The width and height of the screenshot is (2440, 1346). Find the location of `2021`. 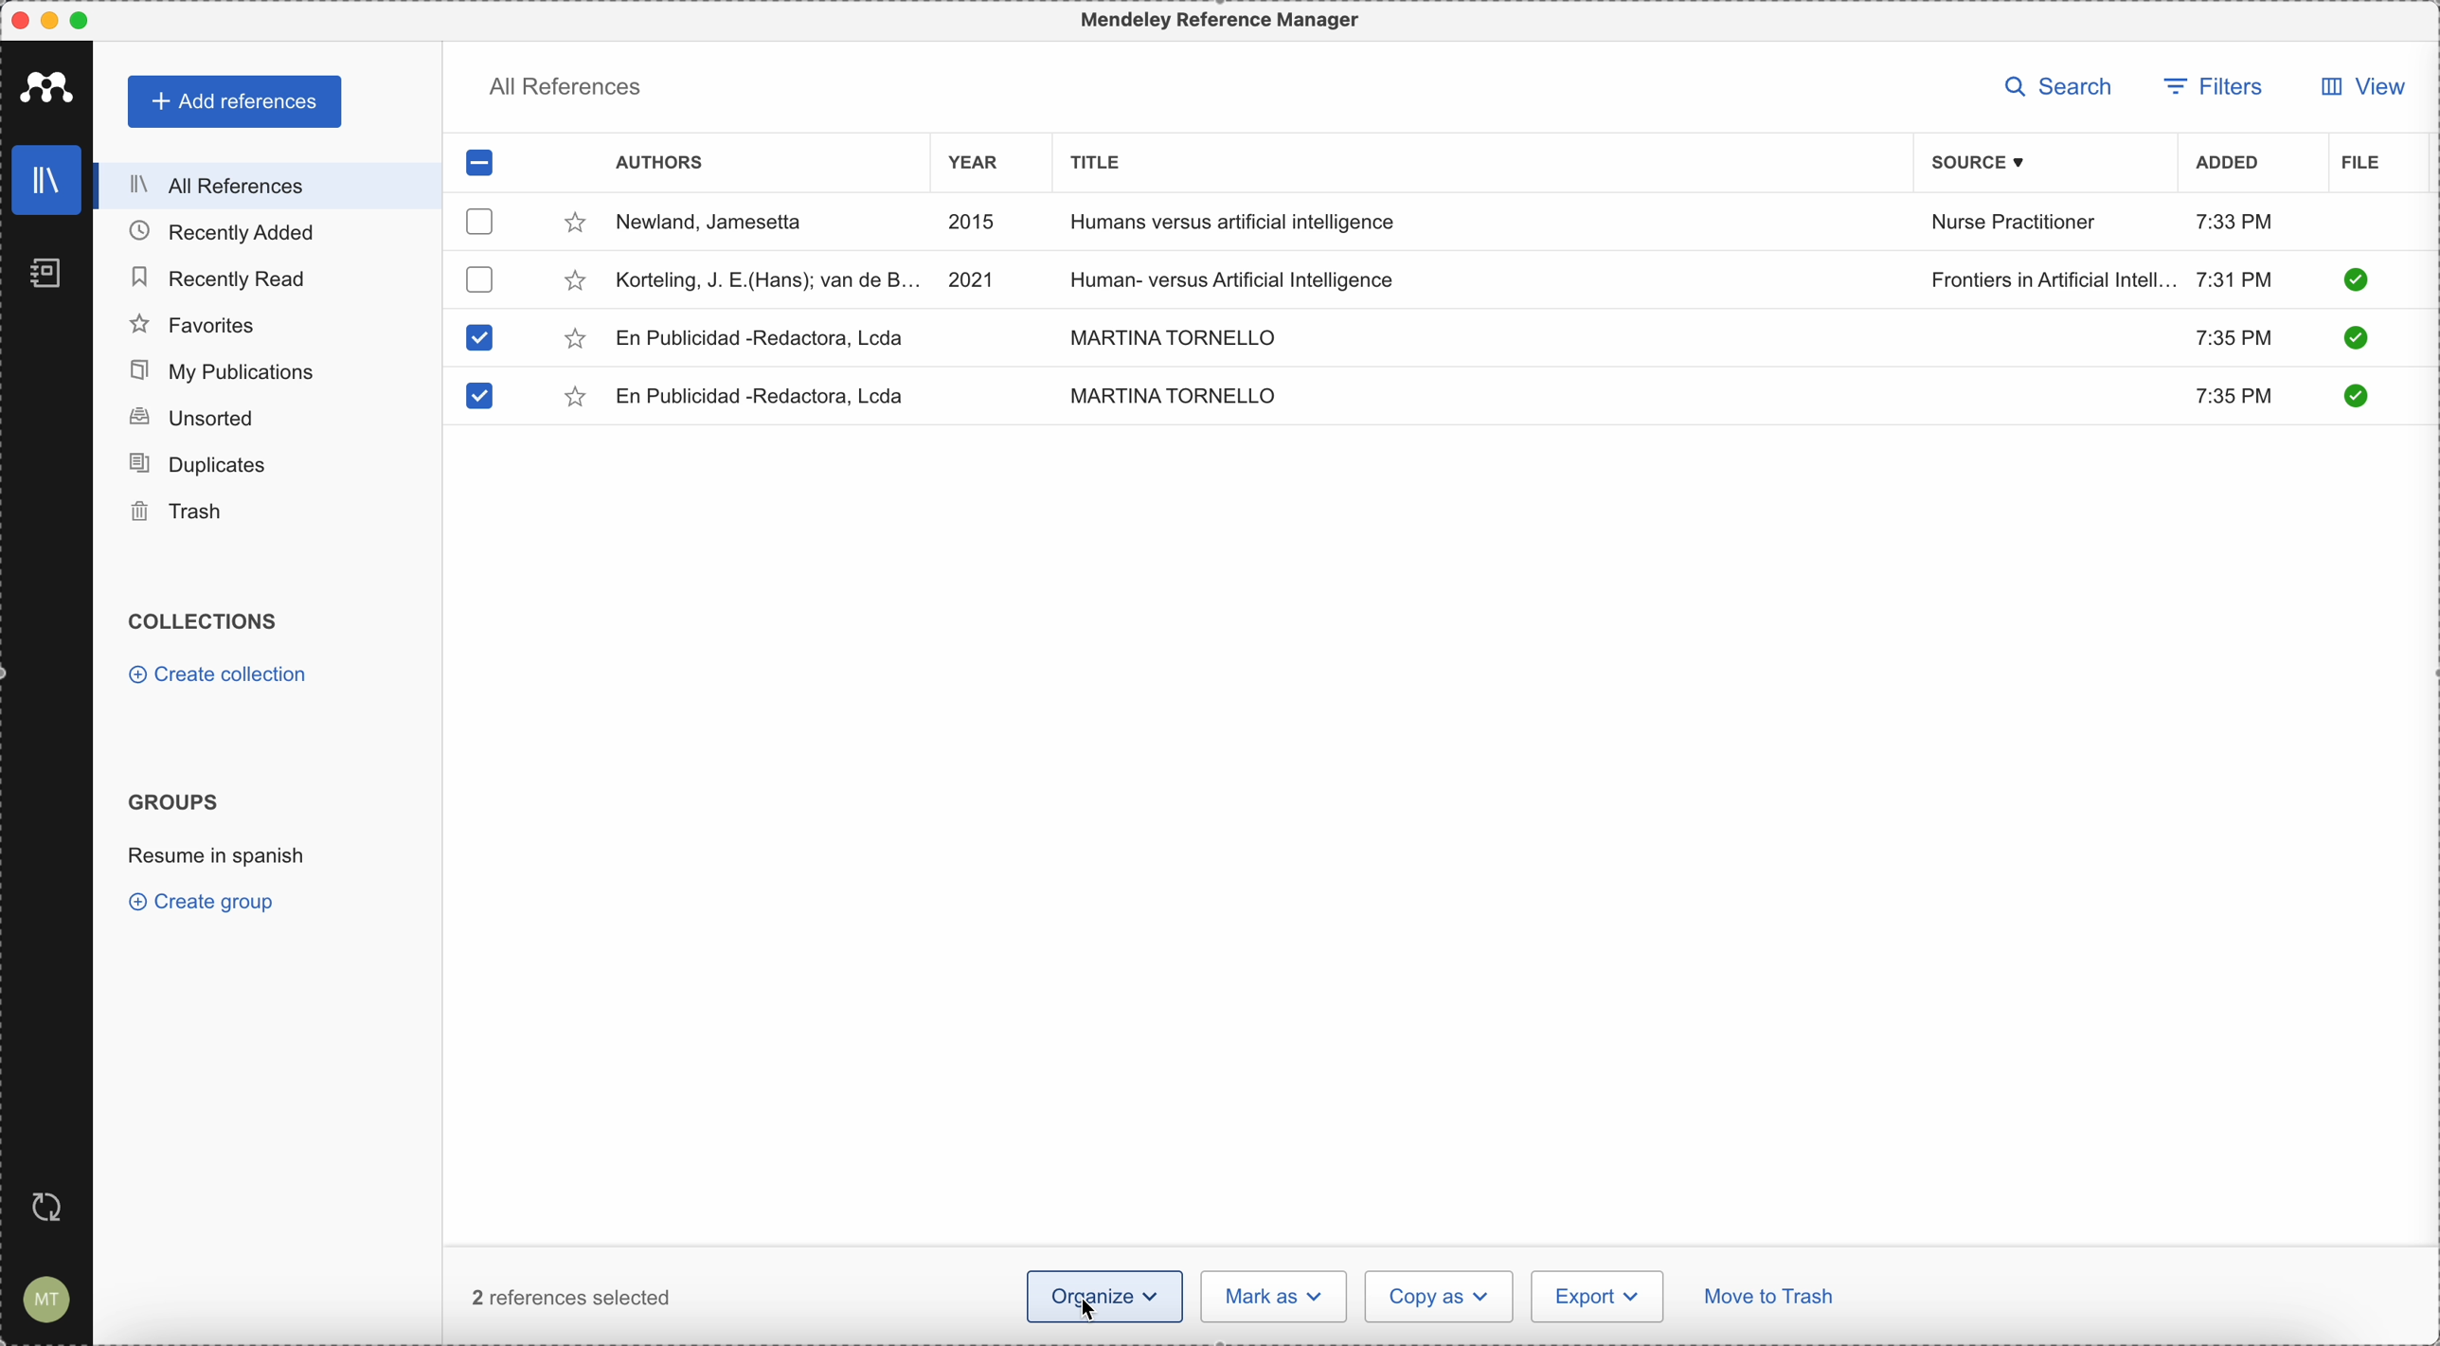

2021 is located at coordinates (973, 278).